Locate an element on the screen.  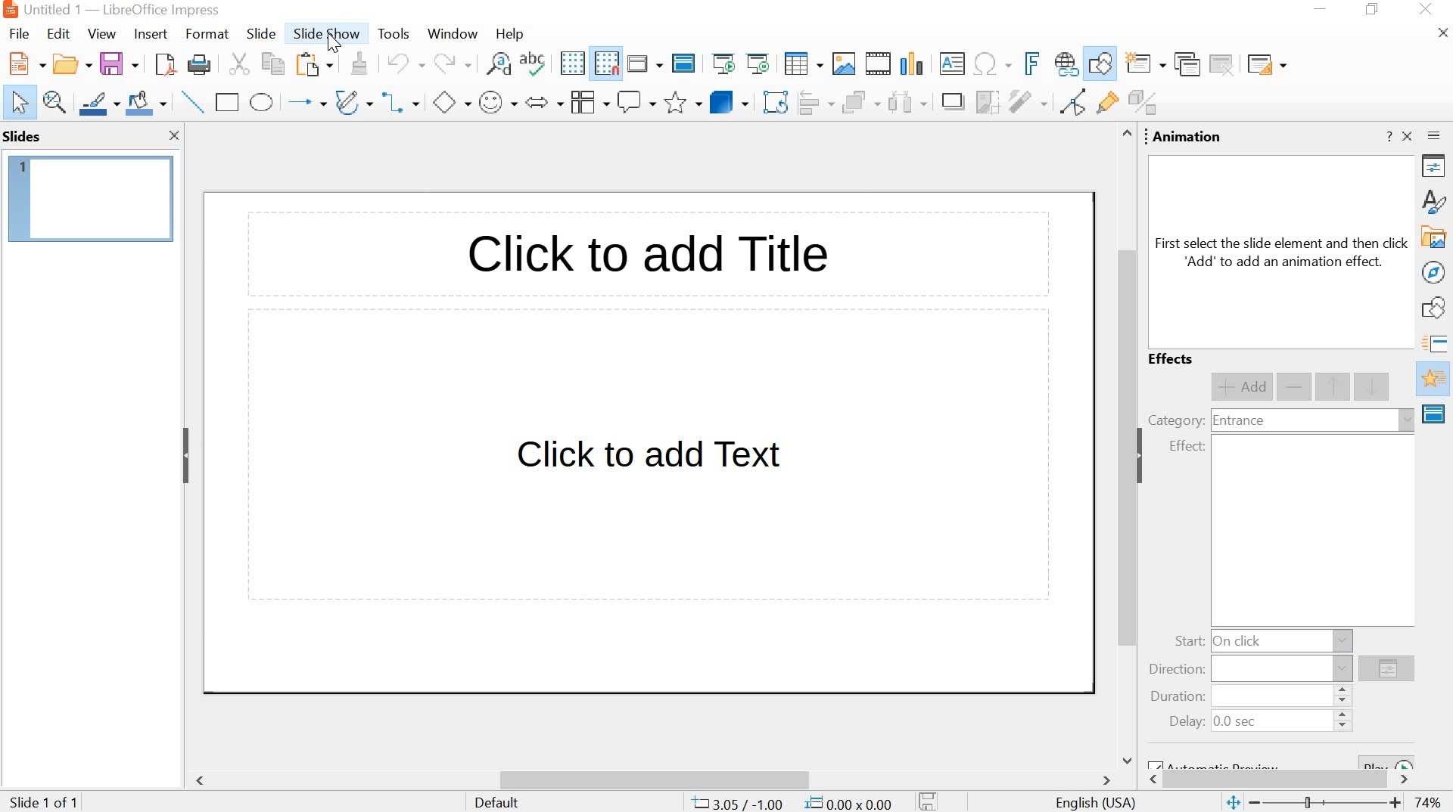
app name is located at coordinates (162, 10).